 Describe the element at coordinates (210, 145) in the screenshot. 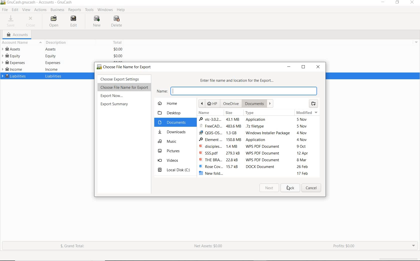

I see `file names` at that location.